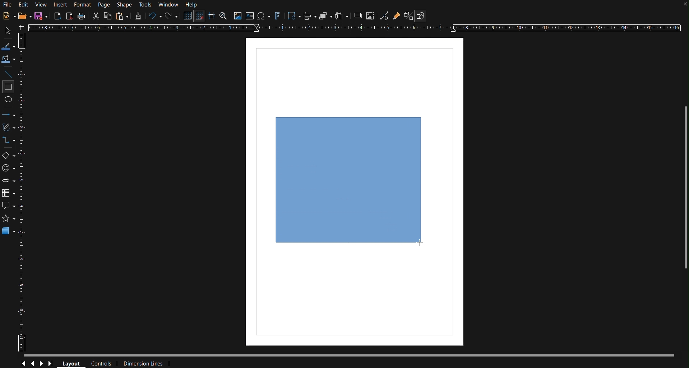  Describe the element at coordinates (355, 356) in the screenshot. I see `Scrollbar` at that location.